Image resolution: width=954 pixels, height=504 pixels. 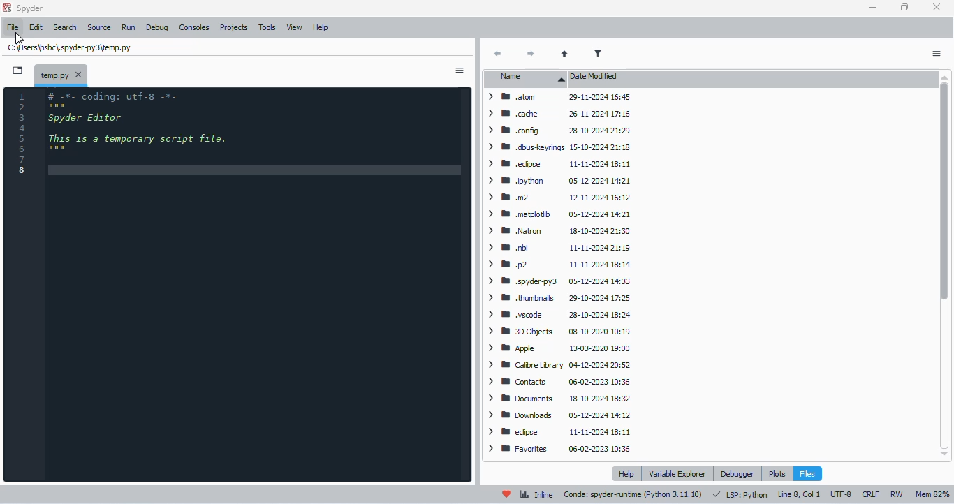 I want to click on temporary file, so click(x=70, y=47).